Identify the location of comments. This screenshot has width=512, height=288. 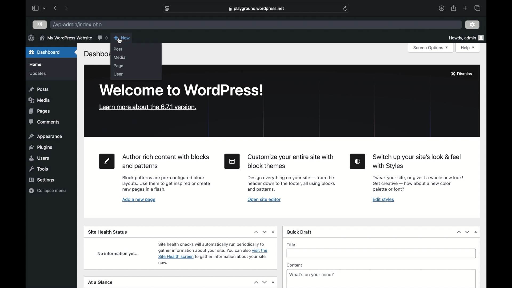
(102, 38).